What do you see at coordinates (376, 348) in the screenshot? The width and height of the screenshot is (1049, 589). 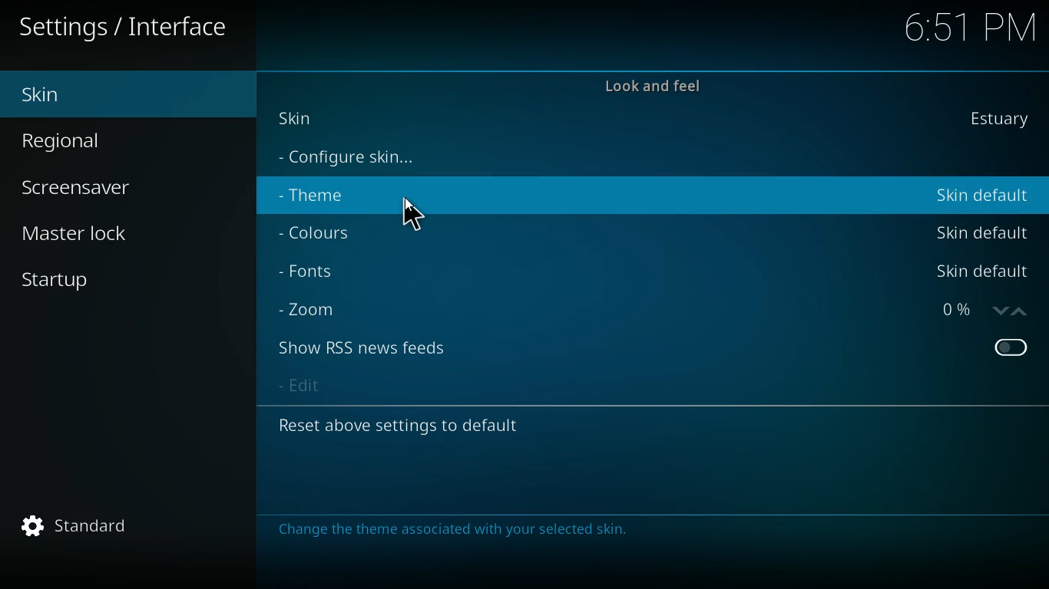 I see `show rss` at bounding box center [376, 348].